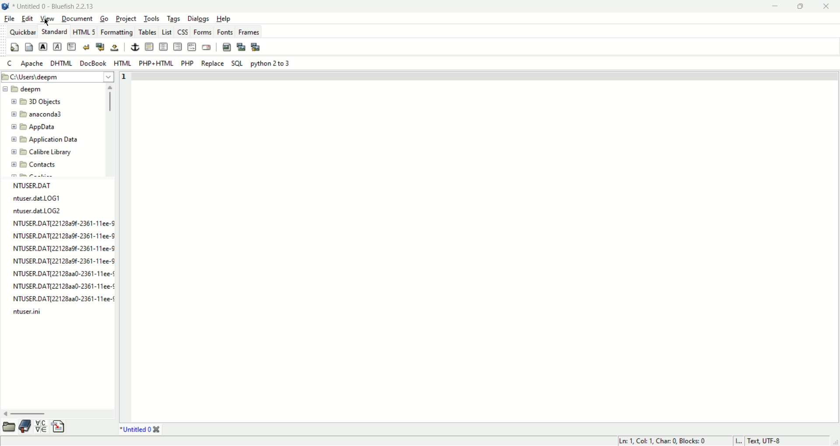 This screenshot has width=840, height=446. What do you see at coordinates (58, 77) in the screenshot?
I see `location` at bounding box center [58, 77].